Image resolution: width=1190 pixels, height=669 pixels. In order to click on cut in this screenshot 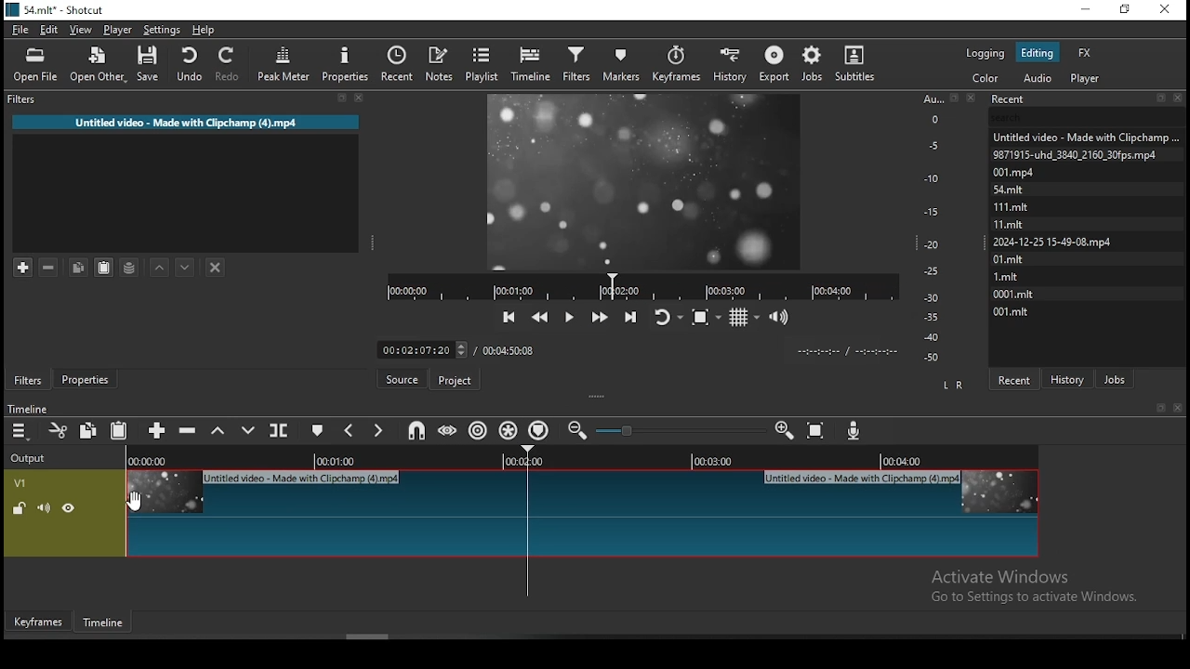, I will do `click(59, 429)`.